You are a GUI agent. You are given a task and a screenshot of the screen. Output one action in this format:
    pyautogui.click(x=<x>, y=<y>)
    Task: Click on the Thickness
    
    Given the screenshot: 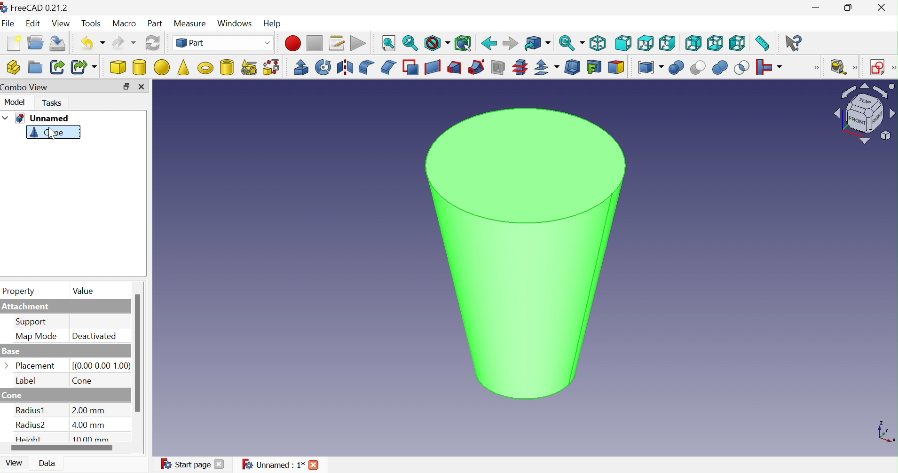 What is the action you would take?
    pyautogui.click(x=572, y=68)
    